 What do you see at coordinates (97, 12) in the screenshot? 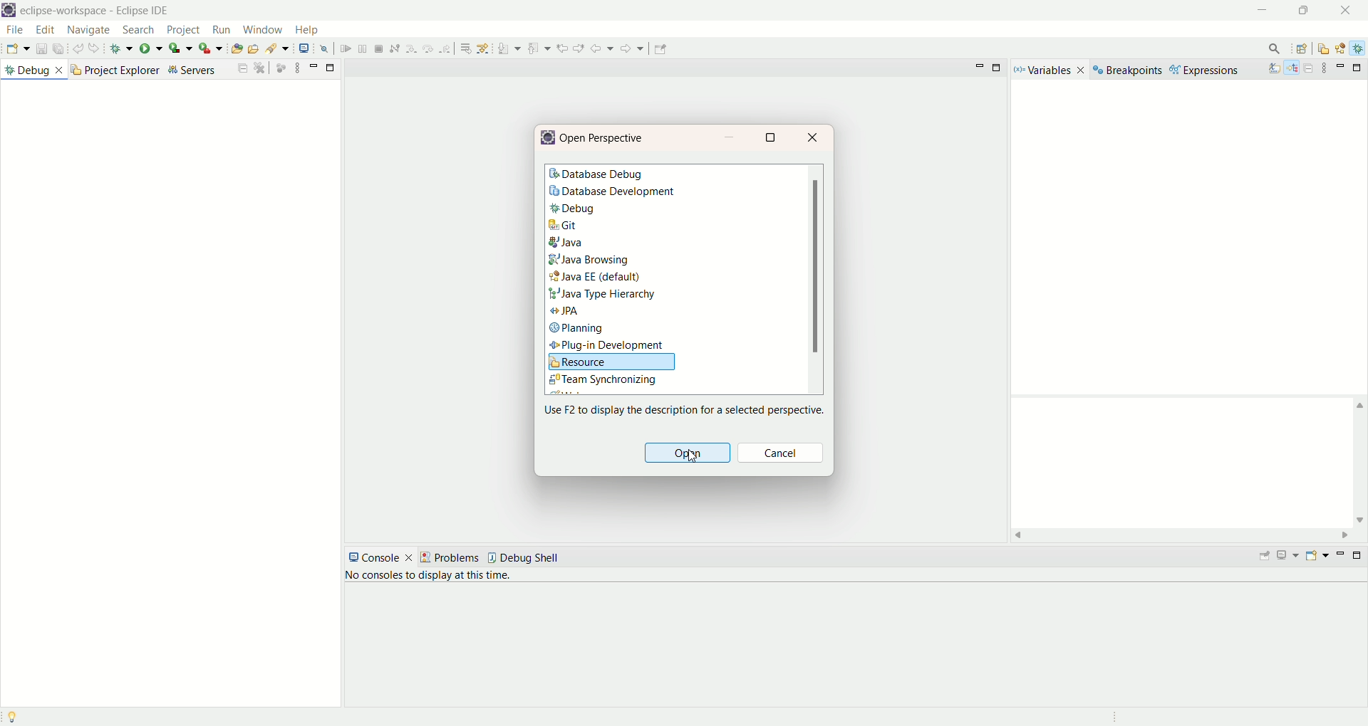
I see `eclipse-workspace-Eclipse IDE` at bounding box center [97, 12].